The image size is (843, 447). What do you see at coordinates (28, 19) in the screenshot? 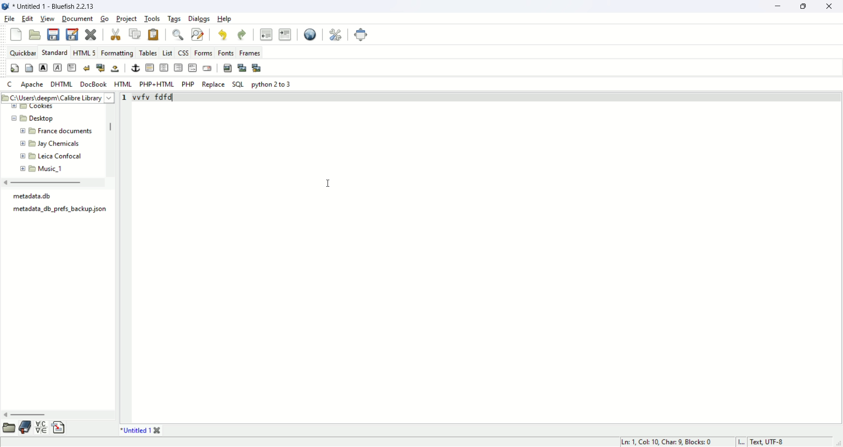
I see `edit` at bounding box center [28, 19].